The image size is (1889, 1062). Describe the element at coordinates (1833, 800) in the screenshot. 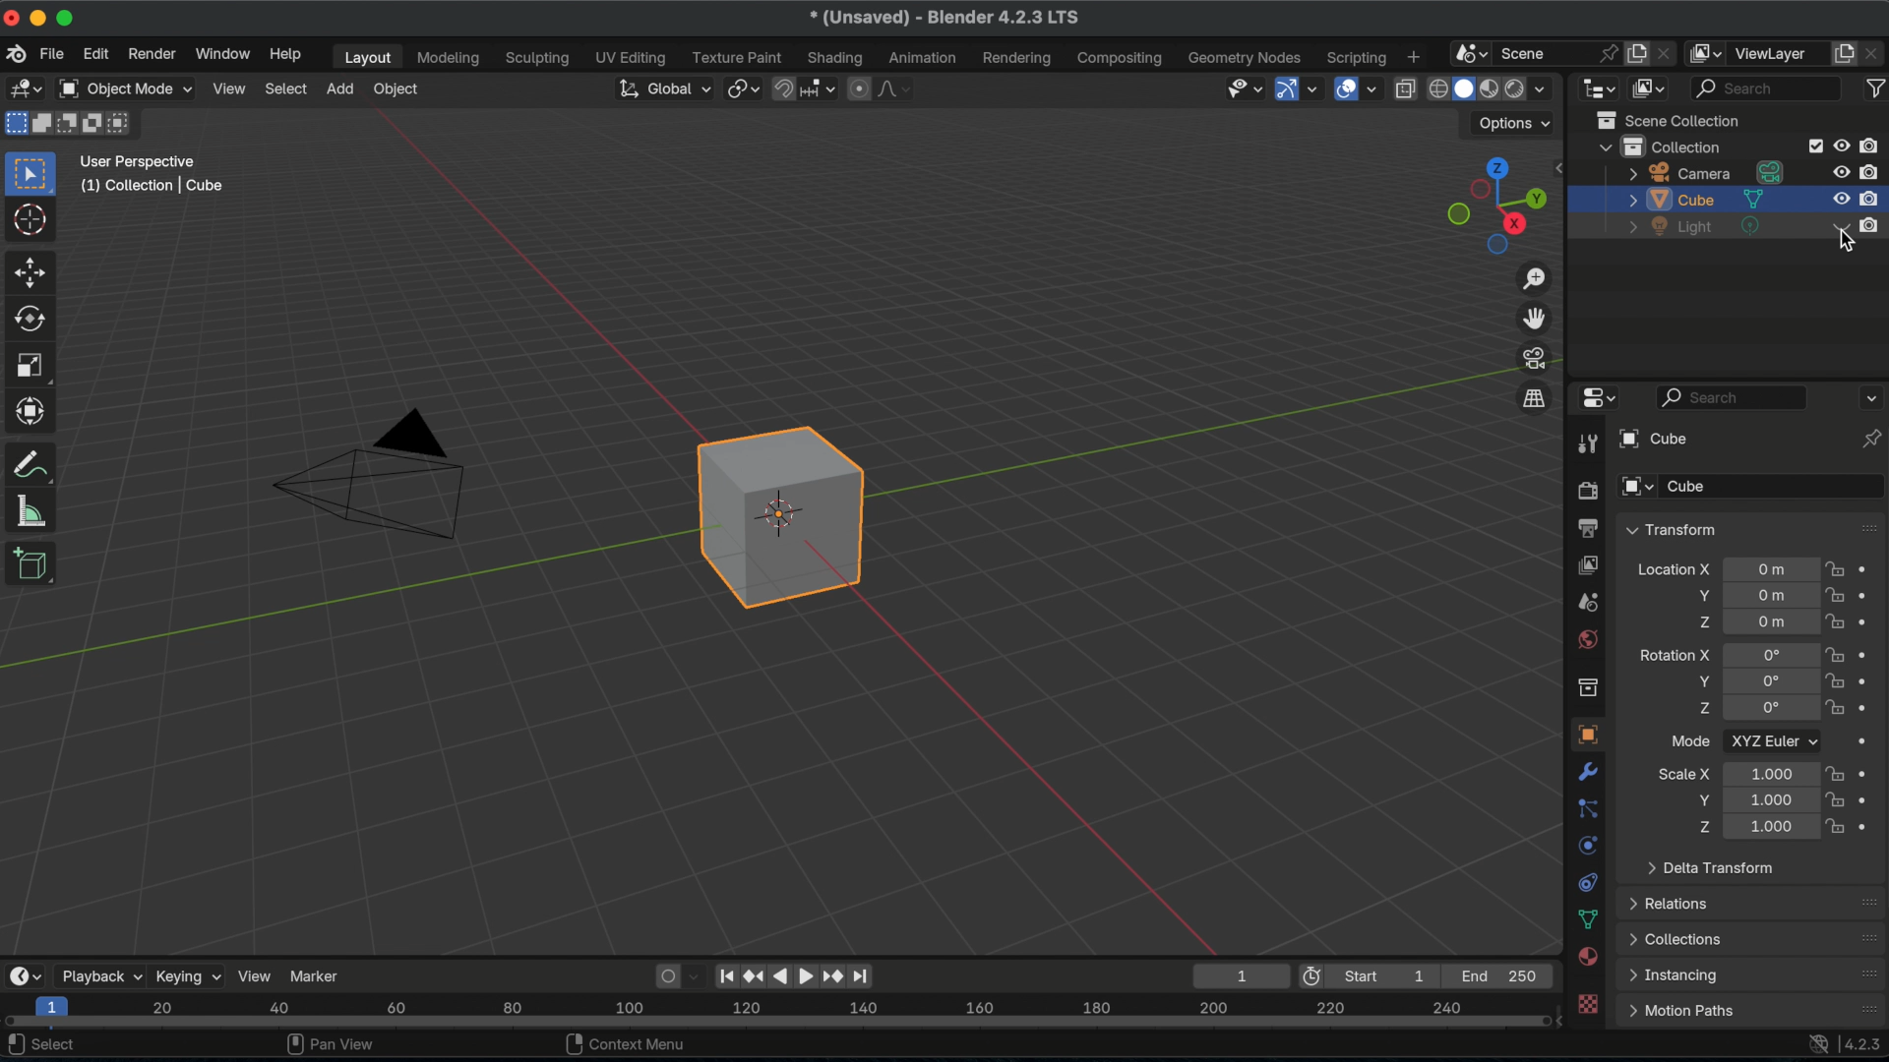

I see `lock scale` at that location.